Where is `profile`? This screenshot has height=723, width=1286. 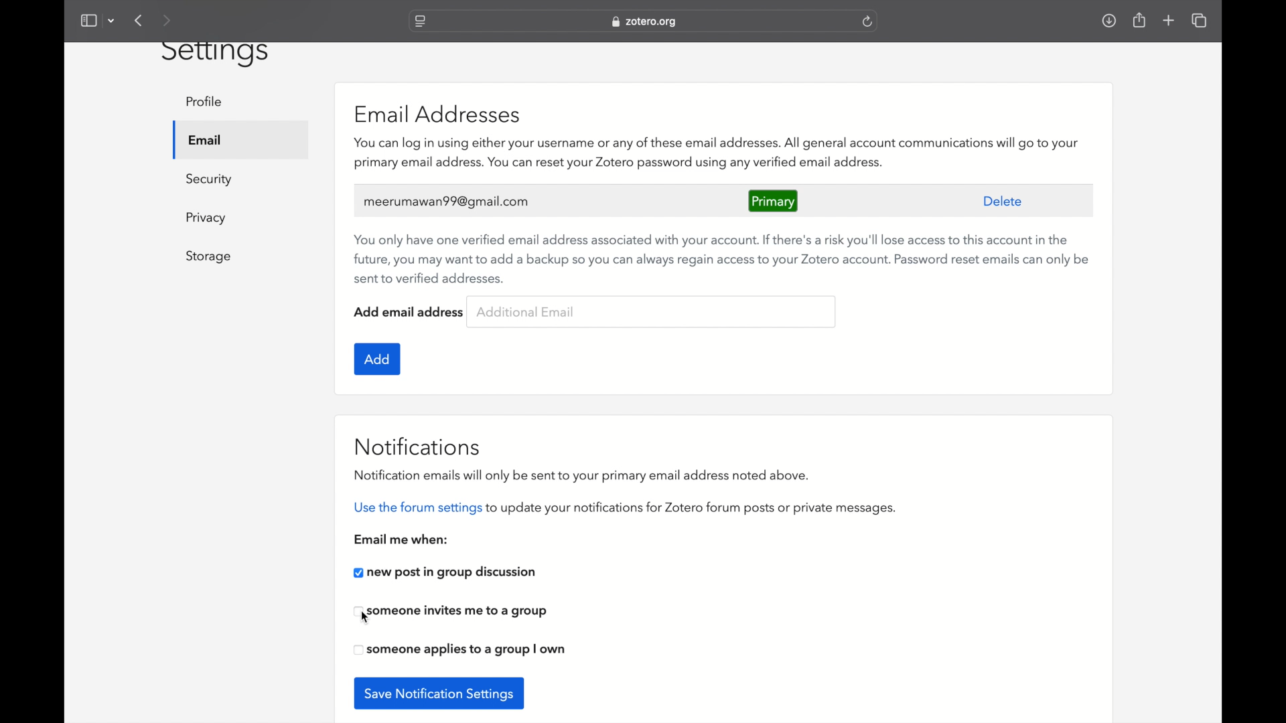 profile is located at coordinates (204, 102).